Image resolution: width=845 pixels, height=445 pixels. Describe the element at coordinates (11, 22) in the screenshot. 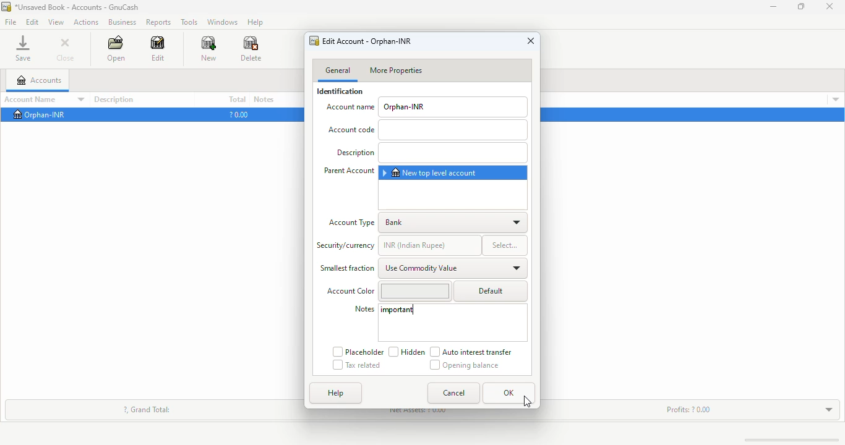

I see `file` at that location.